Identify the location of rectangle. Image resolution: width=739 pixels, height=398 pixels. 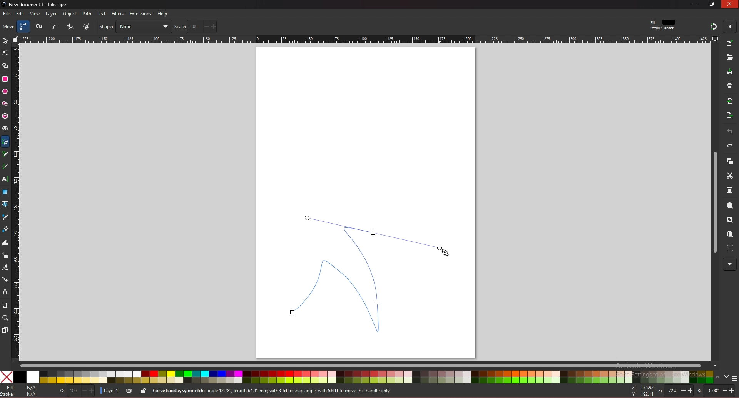
(5, 79).